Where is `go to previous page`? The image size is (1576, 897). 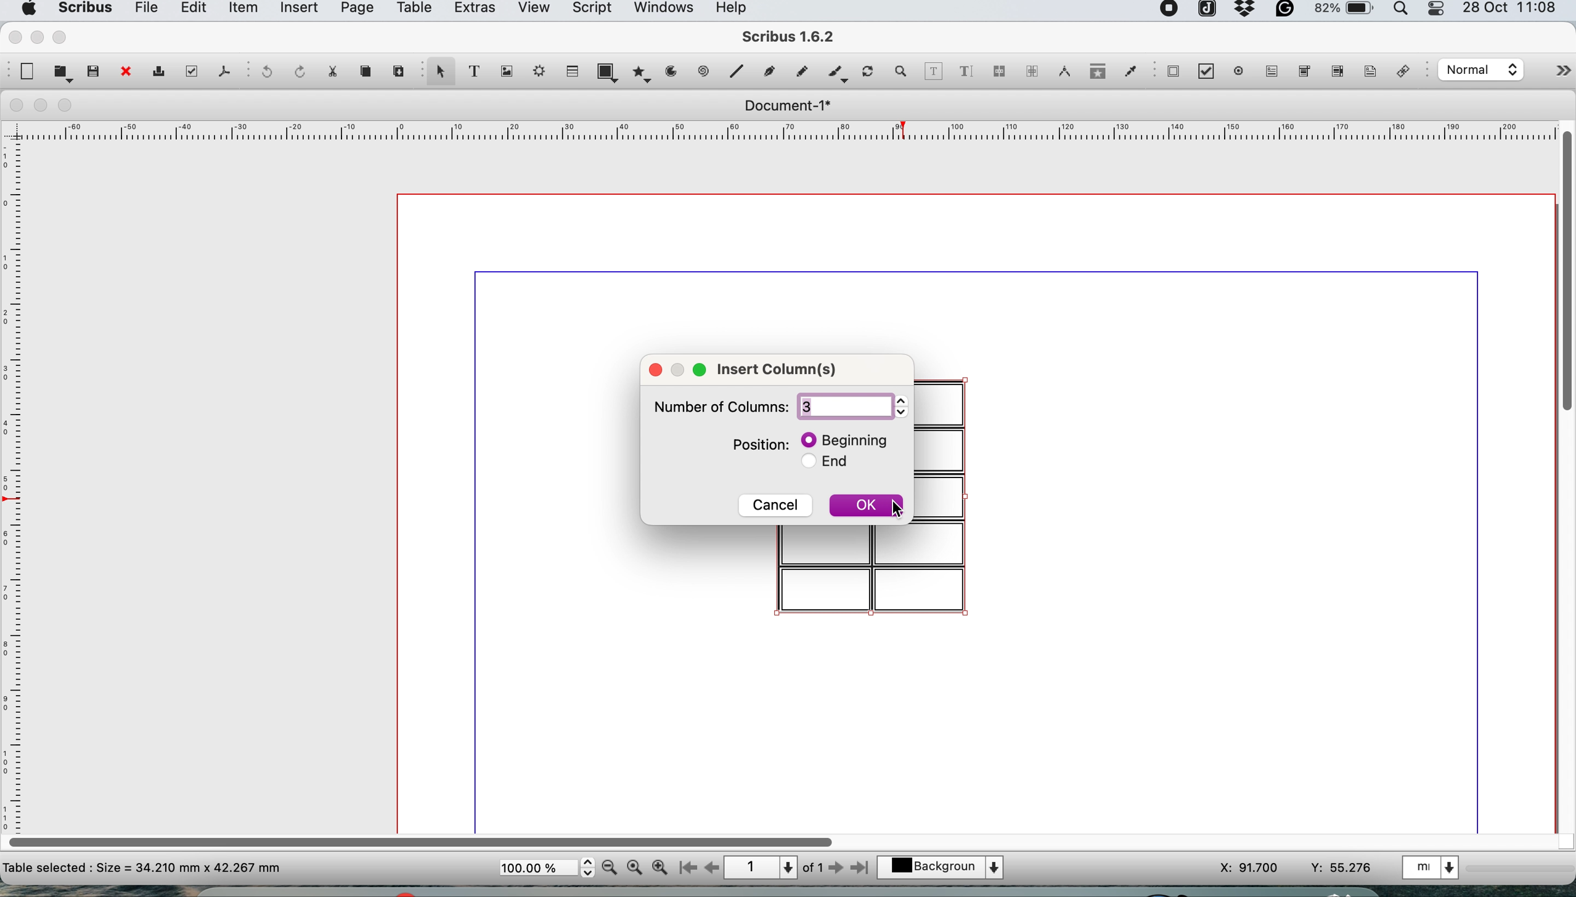 go to previous page is located at coordinates (711, 869).